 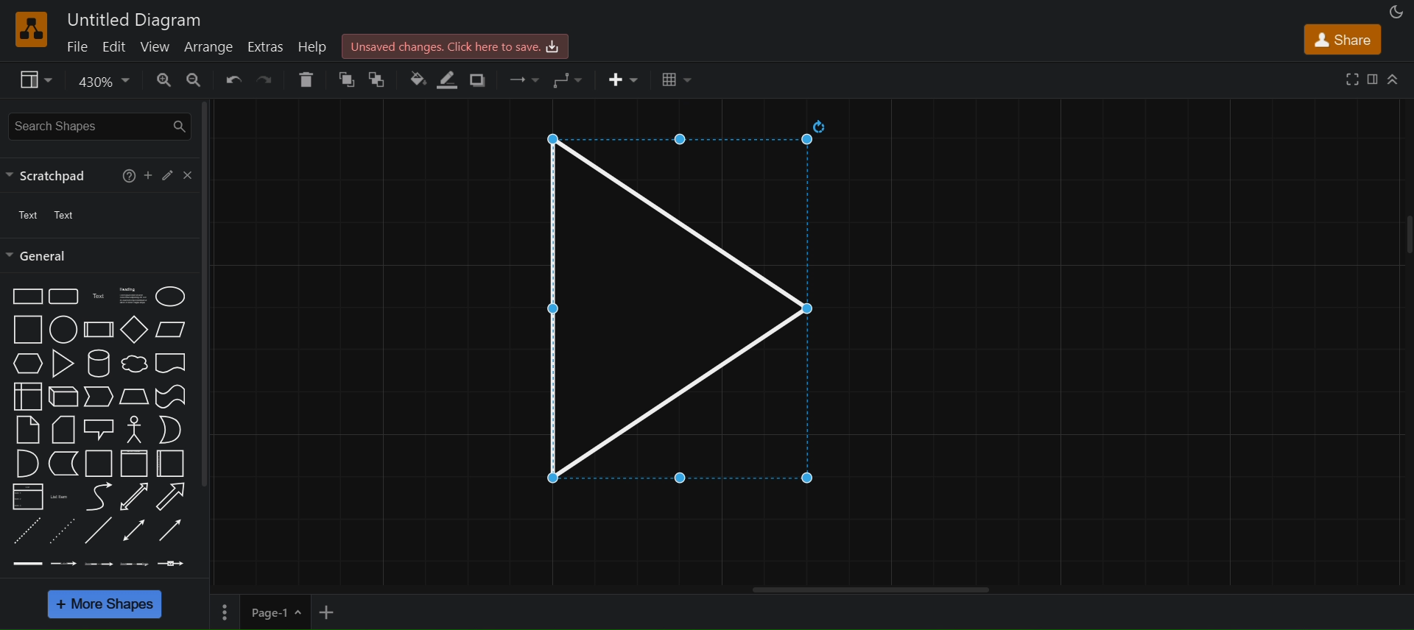 What do you see at coordinates (448, 79) in the screenshot?
I see `line color` at bounding box center [448, 79].